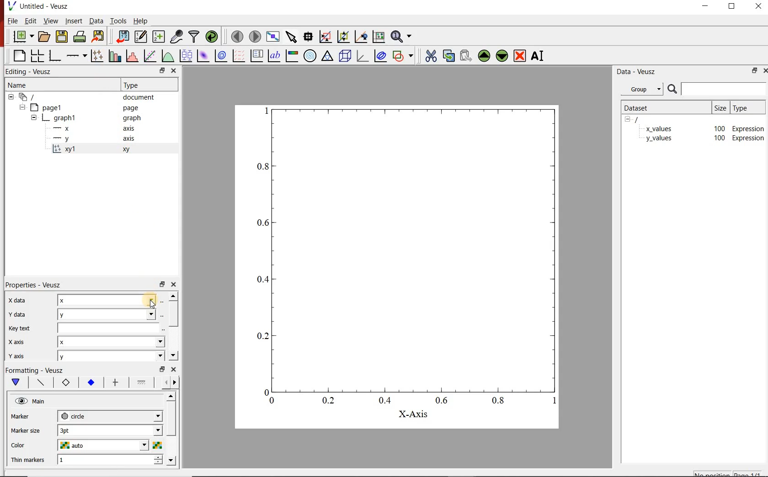 The height and width of the screenshot is (477, 768). What do you see at coordinates (432, 57) in the screenshot?
I see `cut the selected widget` at bounding box center [432, 57].